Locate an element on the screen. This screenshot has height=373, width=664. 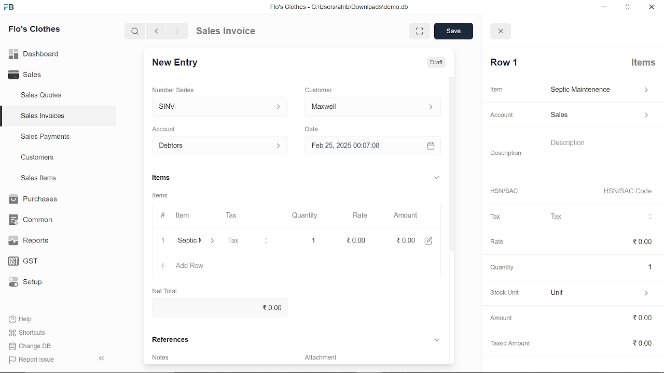
Rate is located at coordinates (495, 240).